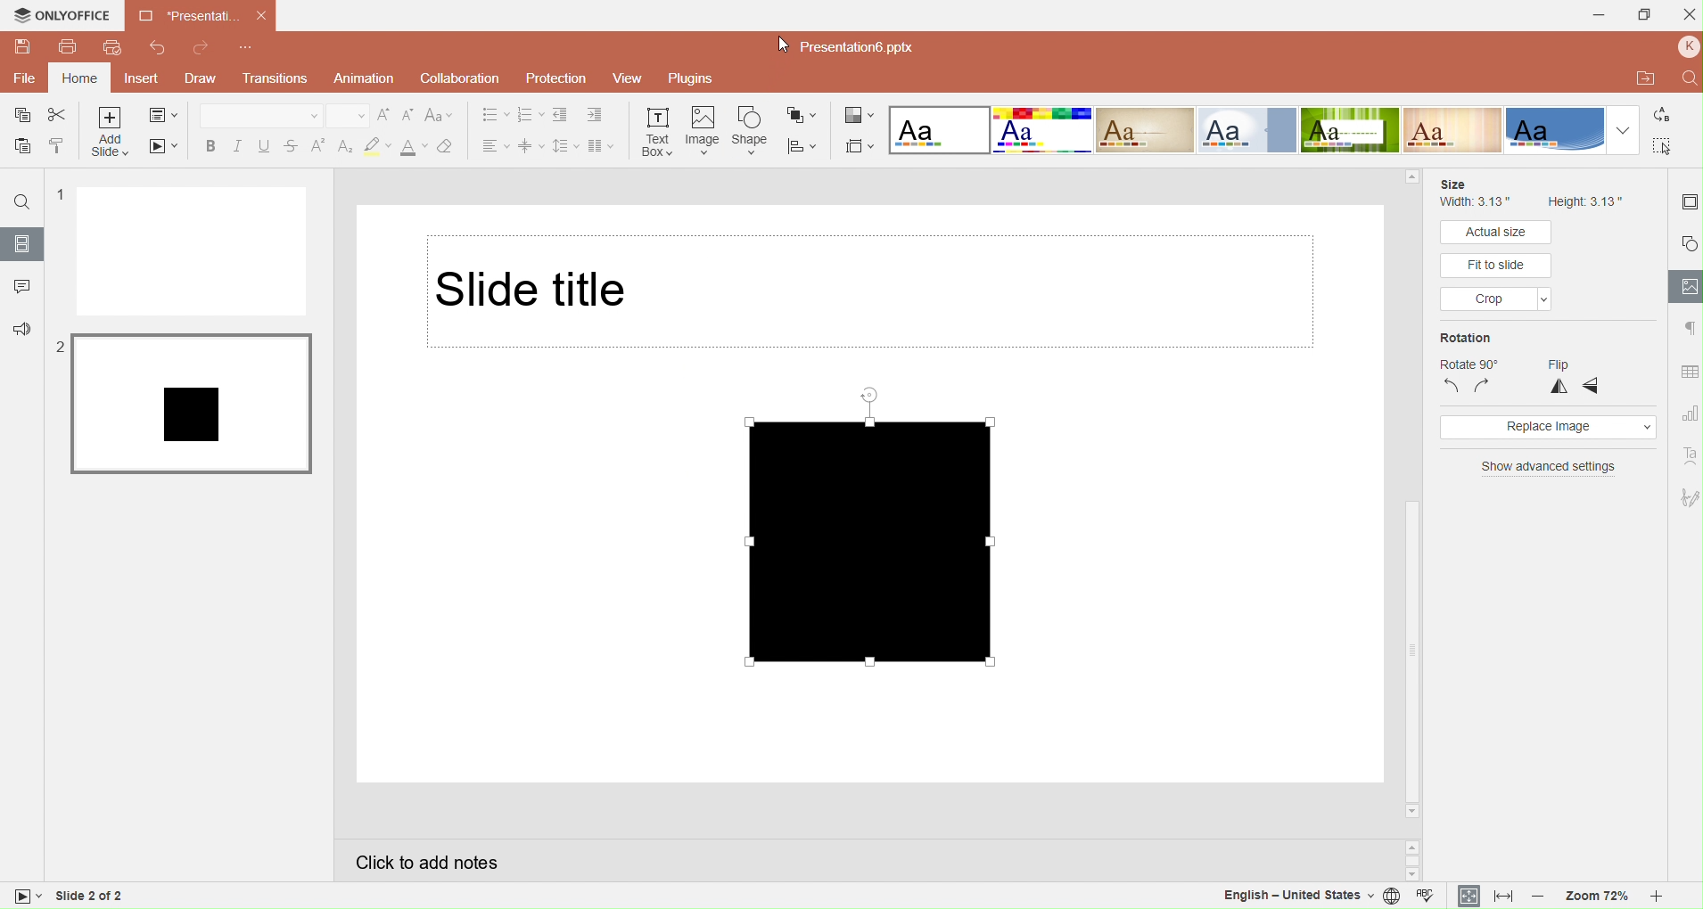 Image resolution: width=1703 pixels, height=909 pixels. I want to click on Spell checking, so click(1428, 896).